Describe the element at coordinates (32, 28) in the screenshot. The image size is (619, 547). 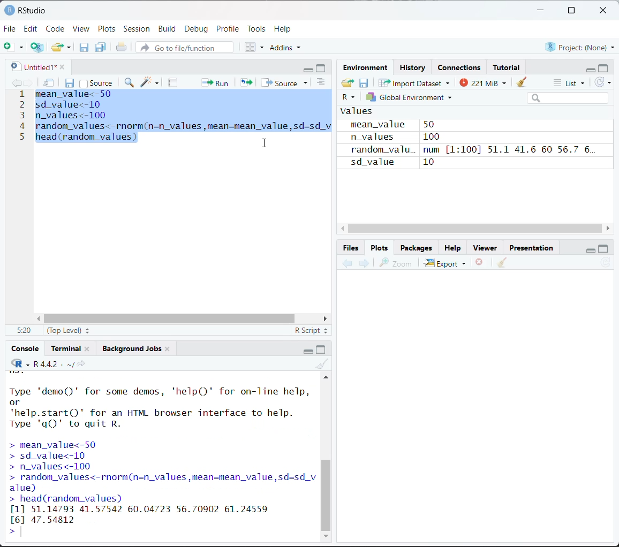
I see `Edit` at that location.